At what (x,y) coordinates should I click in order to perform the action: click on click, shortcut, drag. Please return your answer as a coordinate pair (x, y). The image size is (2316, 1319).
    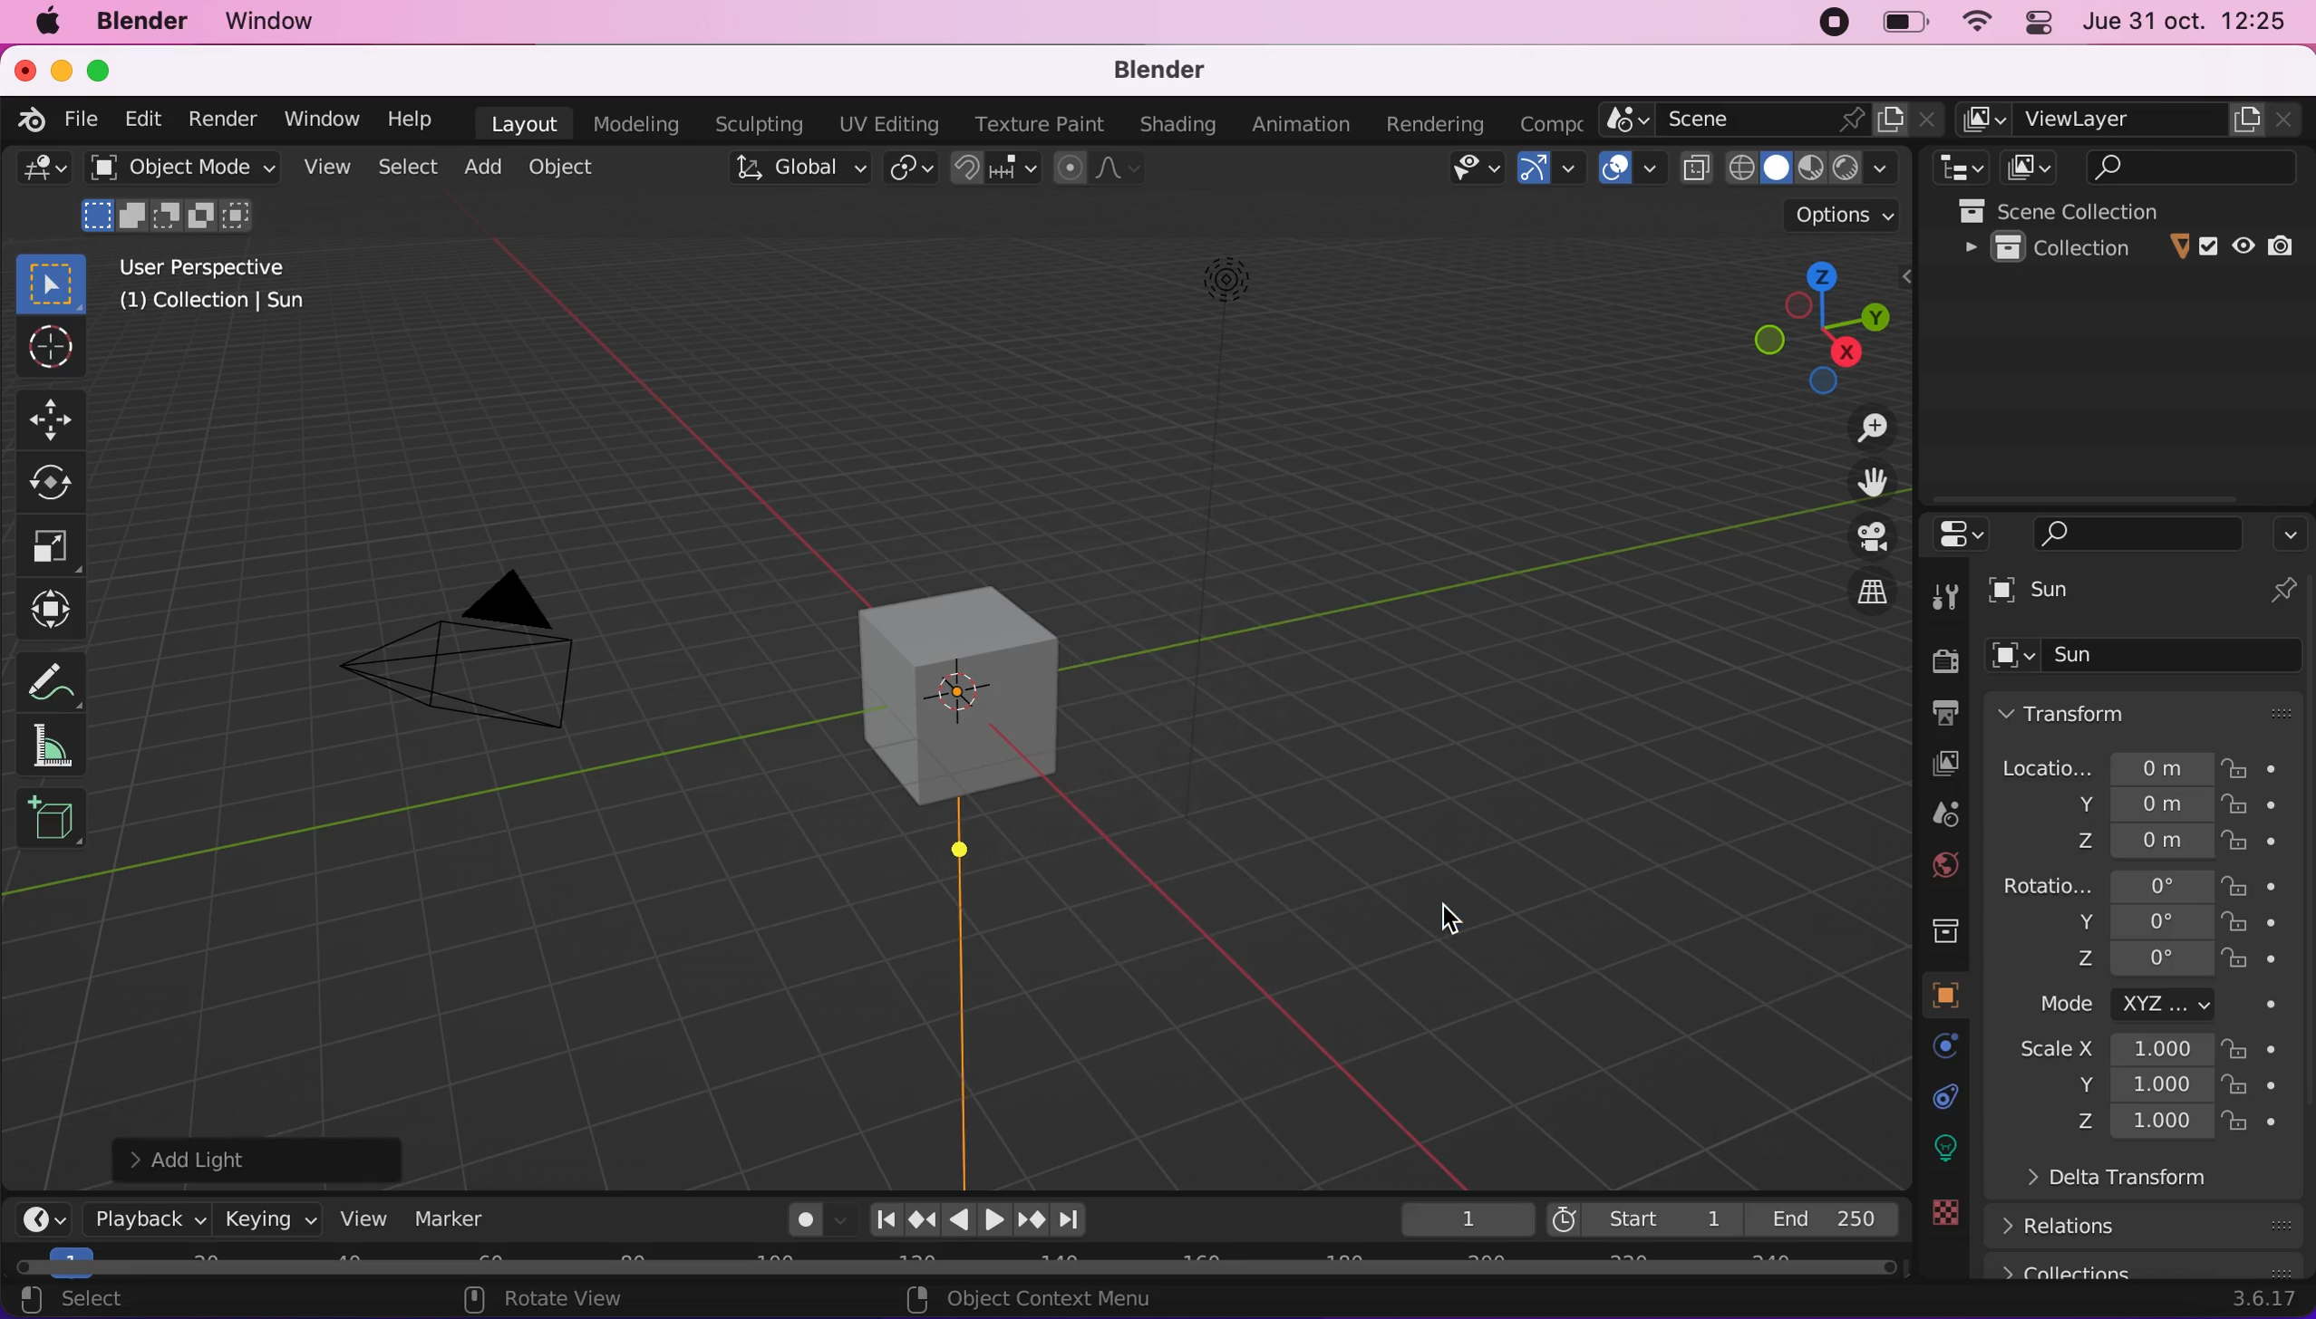
    Looking at the image, I should click on (1809, 319).